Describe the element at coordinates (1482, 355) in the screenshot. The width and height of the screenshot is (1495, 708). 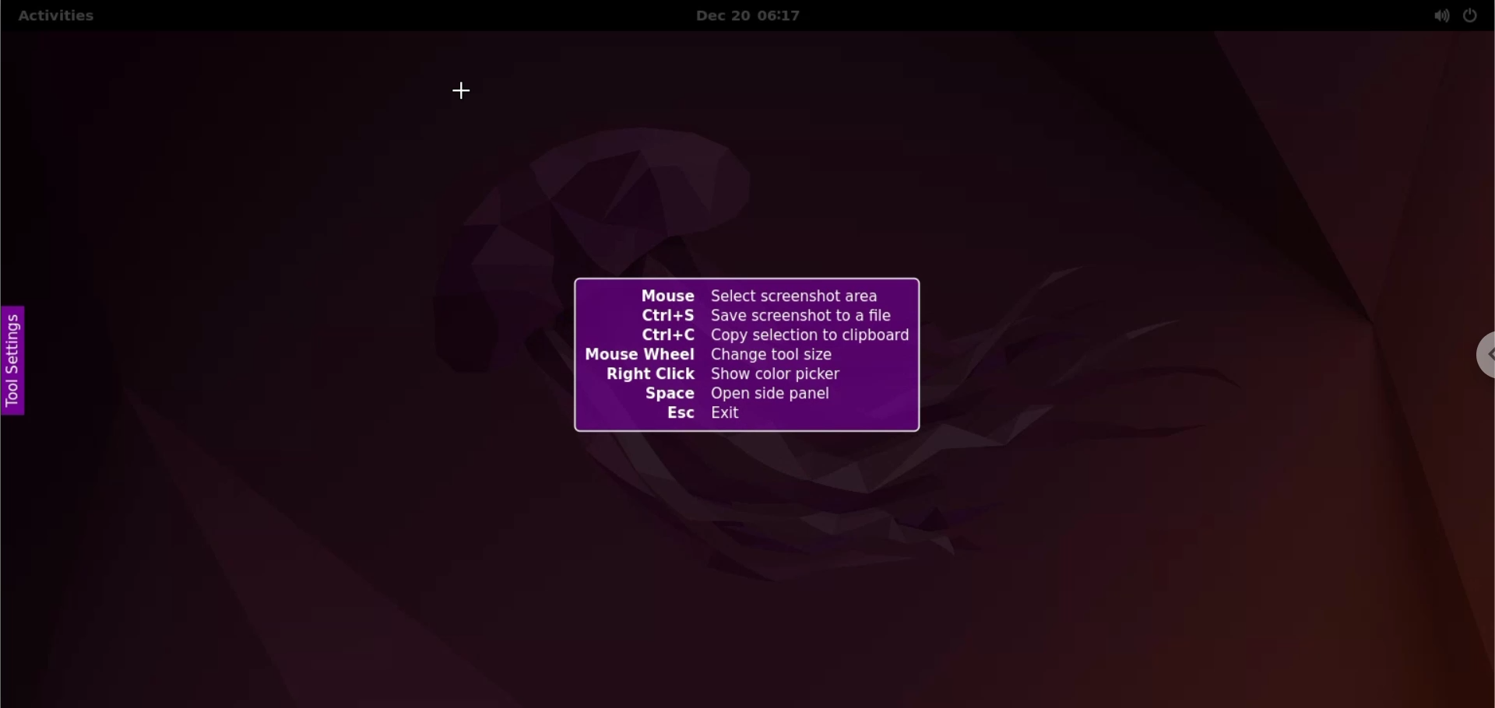
I see `chrome options` at that location.